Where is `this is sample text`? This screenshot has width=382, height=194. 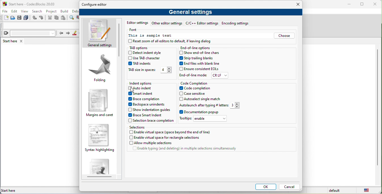
this is sample text is located at coordinates (154, 36).